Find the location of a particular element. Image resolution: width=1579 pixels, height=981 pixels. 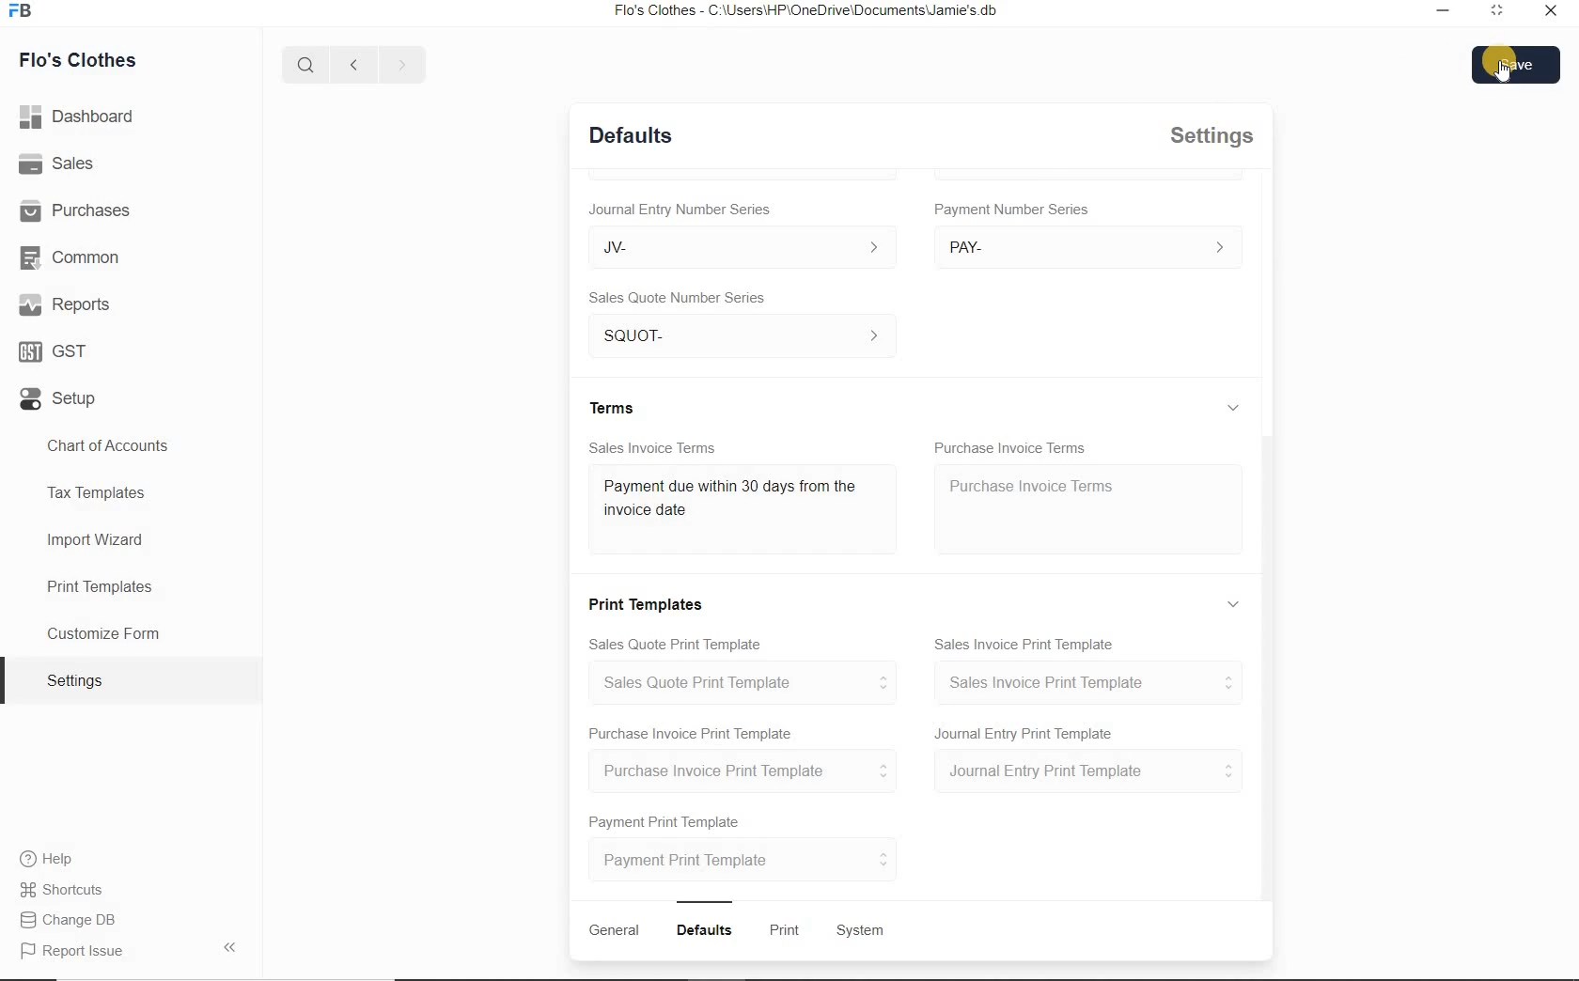

Journal Entry Number Series is located at coordinates (680, 210).